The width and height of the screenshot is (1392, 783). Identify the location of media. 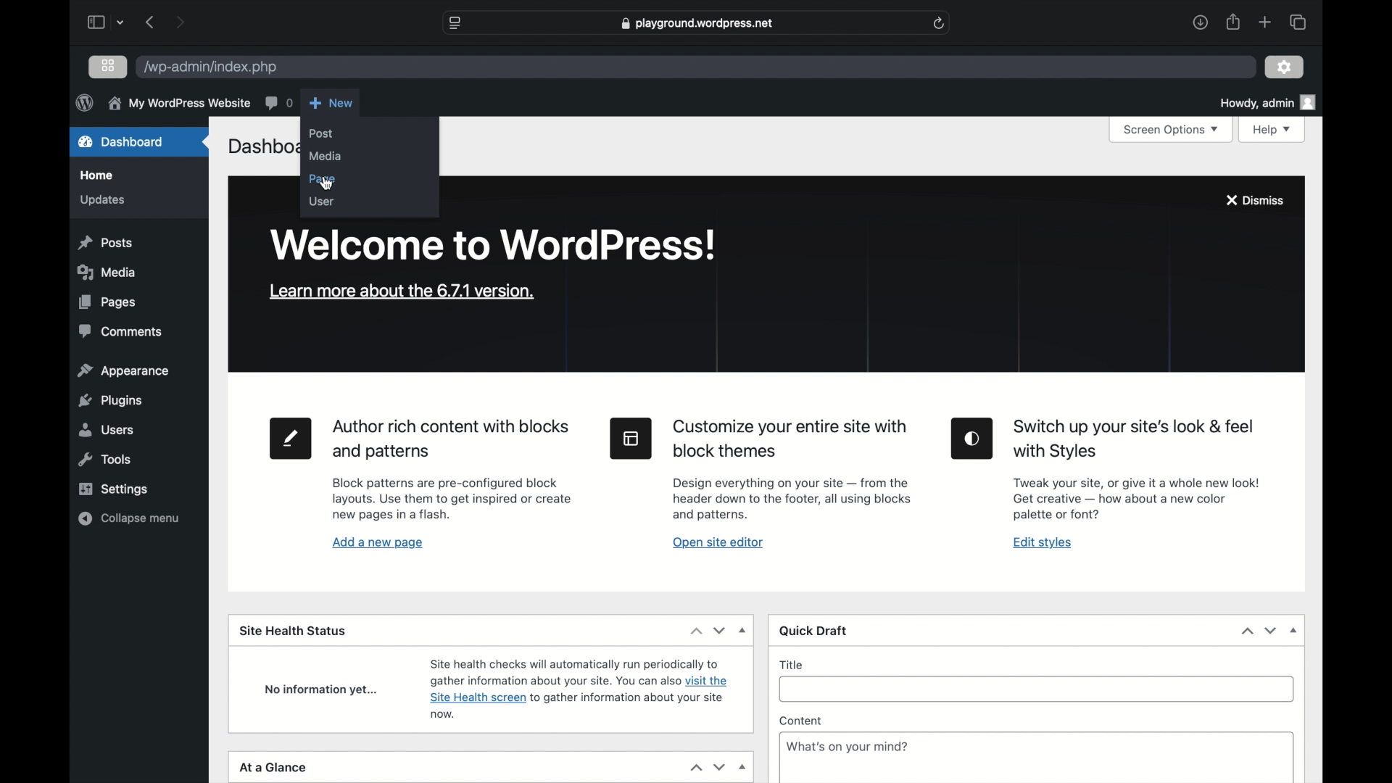
(325, 155).